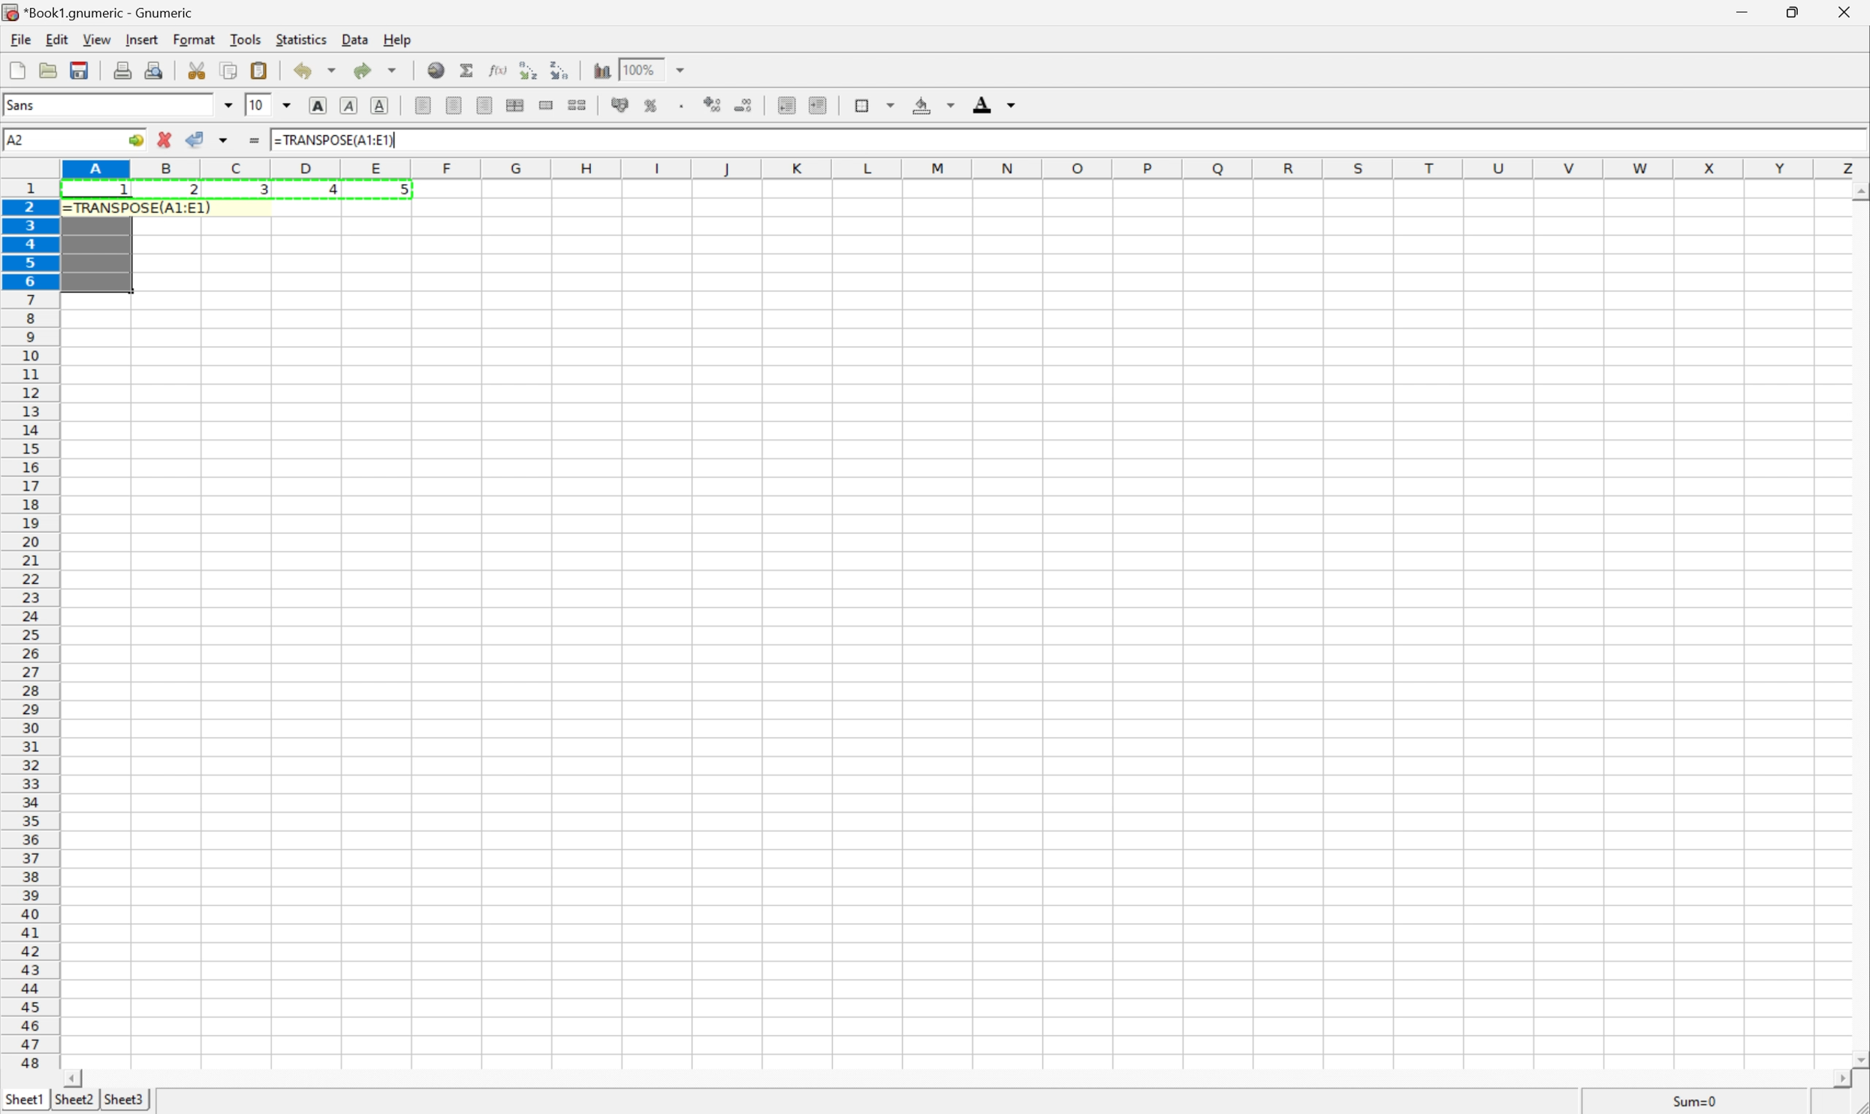 Image resolution: width=1870 pixels, height=1114 pixels. What do you see at coordinates (1796, 11) in the screenshot?
I see `restore down` at bounding box center [1796, 11].